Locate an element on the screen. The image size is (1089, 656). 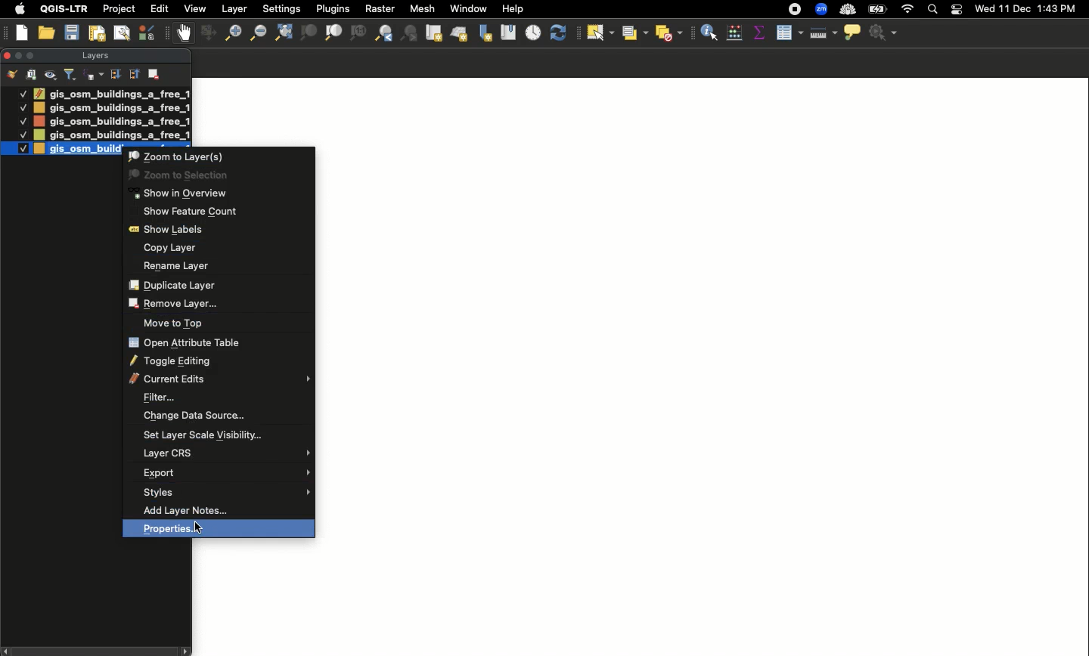
Refresh is located at coordinates (561, 33).